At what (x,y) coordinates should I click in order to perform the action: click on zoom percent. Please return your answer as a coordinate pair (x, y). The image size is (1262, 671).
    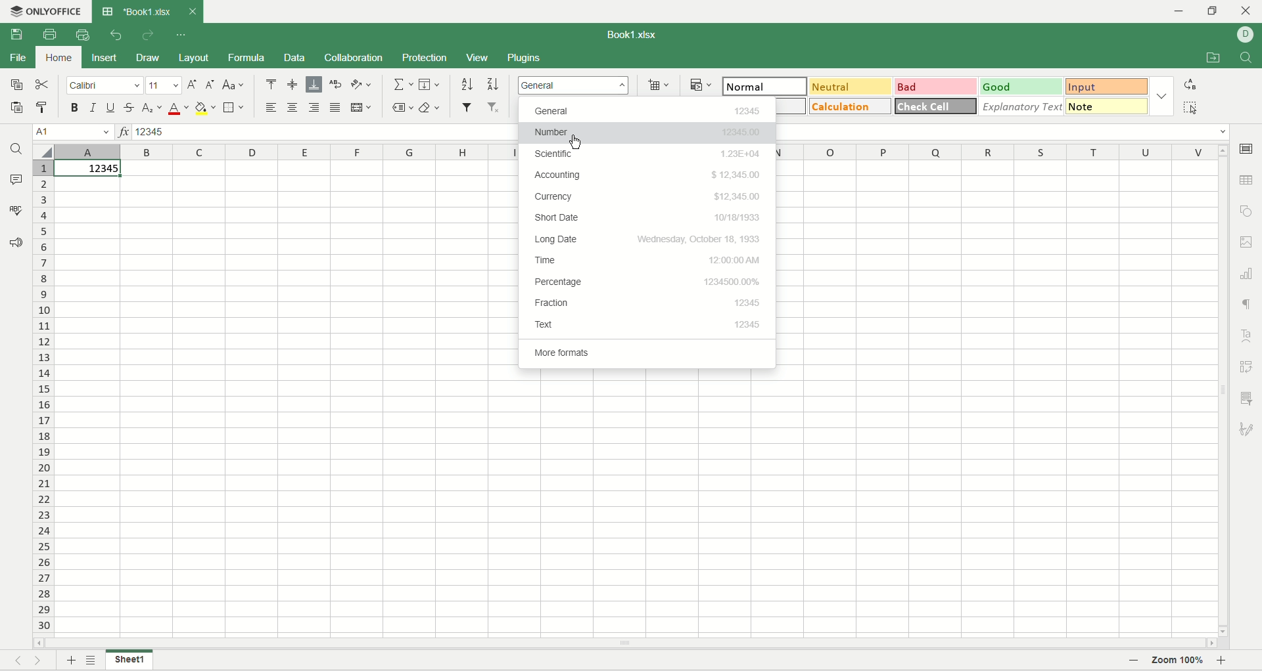
    Looking at the image, I should click on (1176, 661).